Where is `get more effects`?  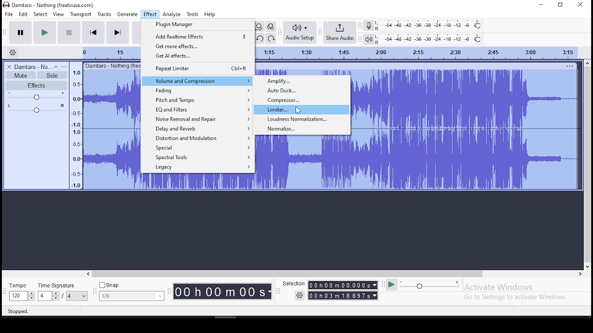
get more effects is located at coordinates (198, 46).